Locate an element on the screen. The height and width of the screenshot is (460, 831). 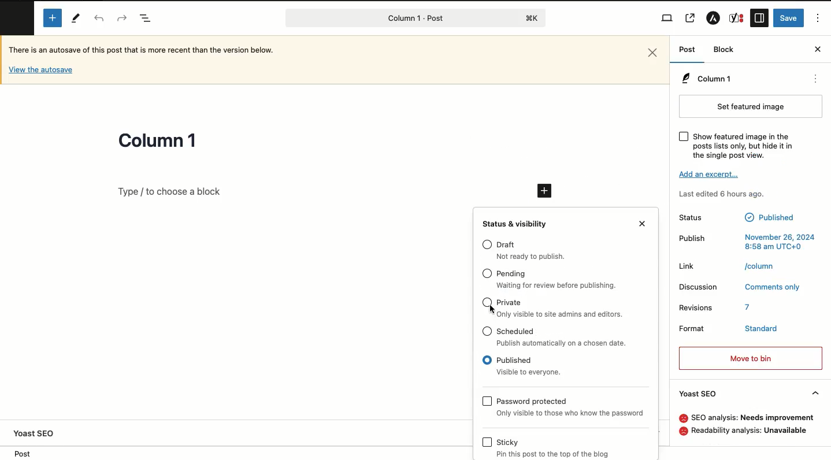
Redo is located at coordinates (120, 17).